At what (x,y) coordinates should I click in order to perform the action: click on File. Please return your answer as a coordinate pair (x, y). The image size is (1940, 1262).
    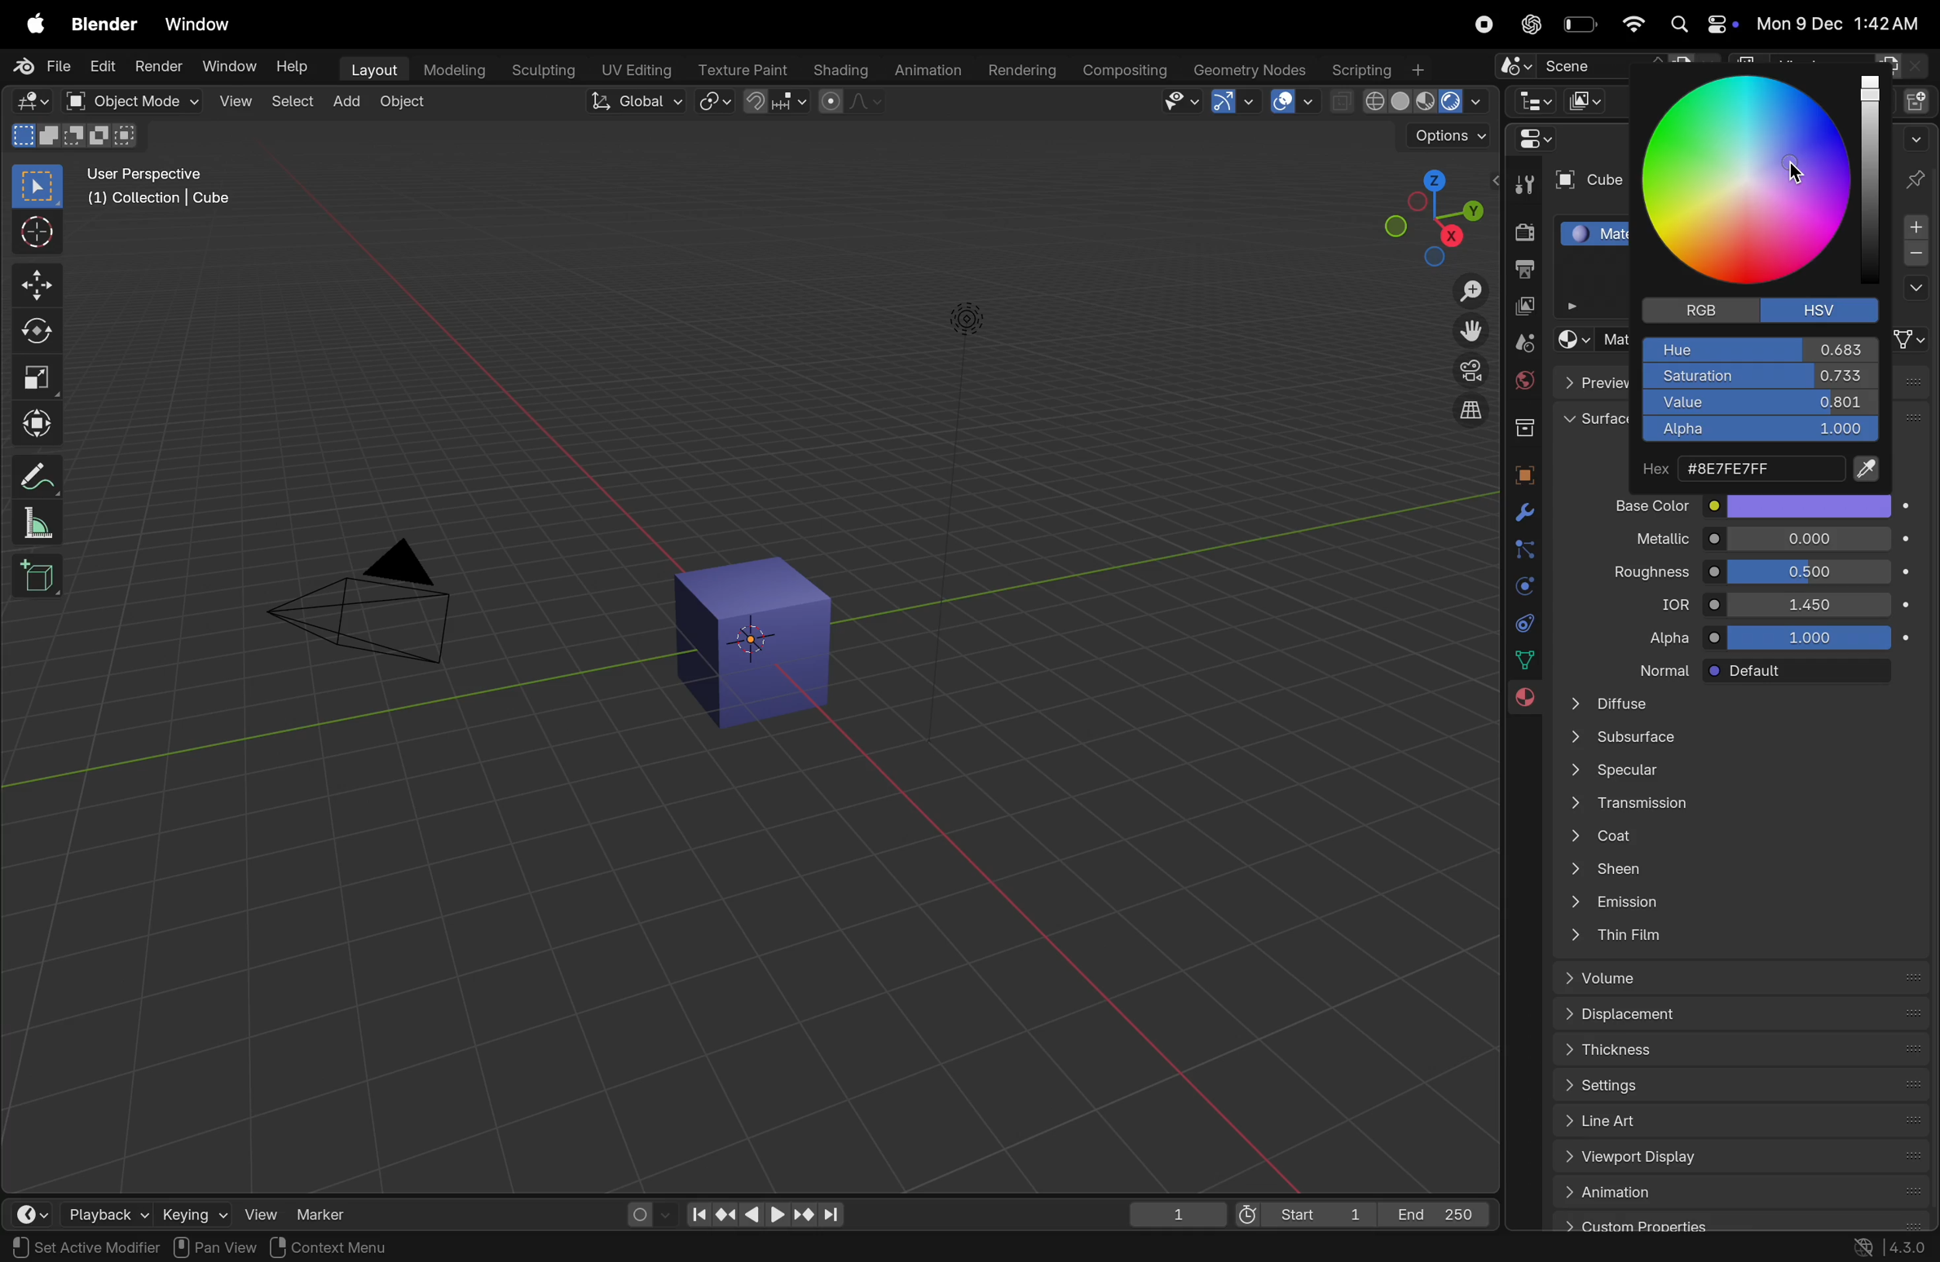
    Looking at the image, I should click on (46, 66).